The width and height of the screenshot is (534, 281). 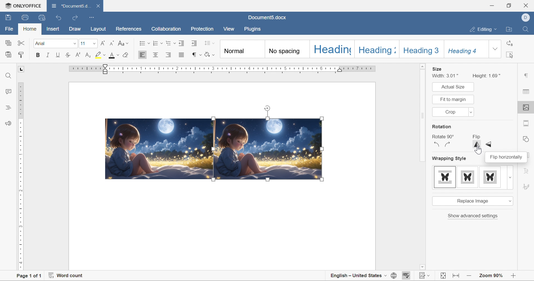 I want to click on document5.docx, so click(x=268, y=18).